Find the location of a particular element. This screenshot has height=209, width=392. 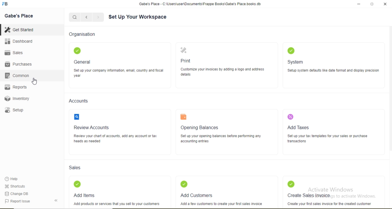

Setup yoursy company information. email\. email. country and fiscal year is located at coordinates (119, 73).